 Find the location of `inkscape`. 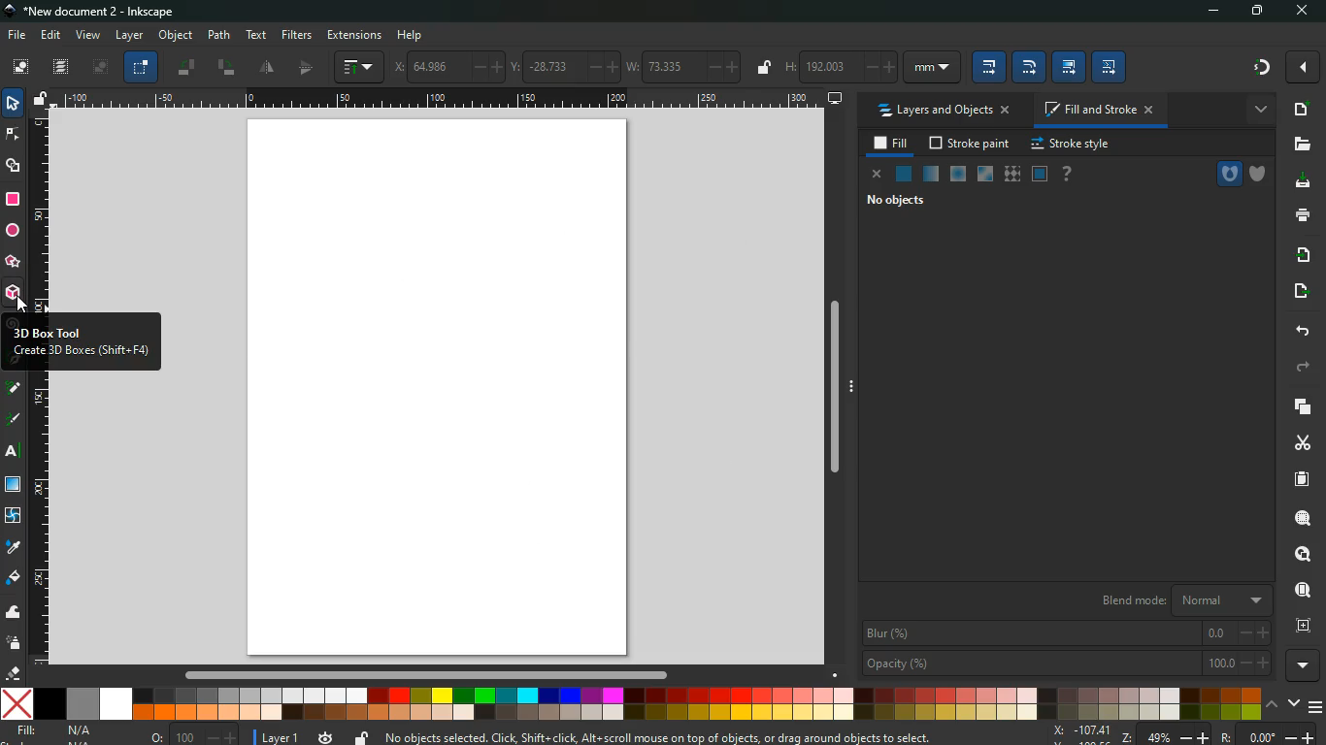

inkscape is located at coordinates (95, 13).